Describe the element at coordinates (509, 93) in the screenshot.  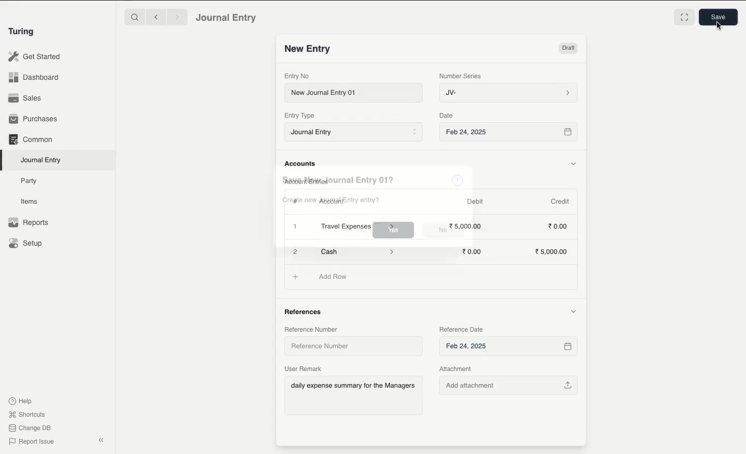
I see `JV-` at that location.